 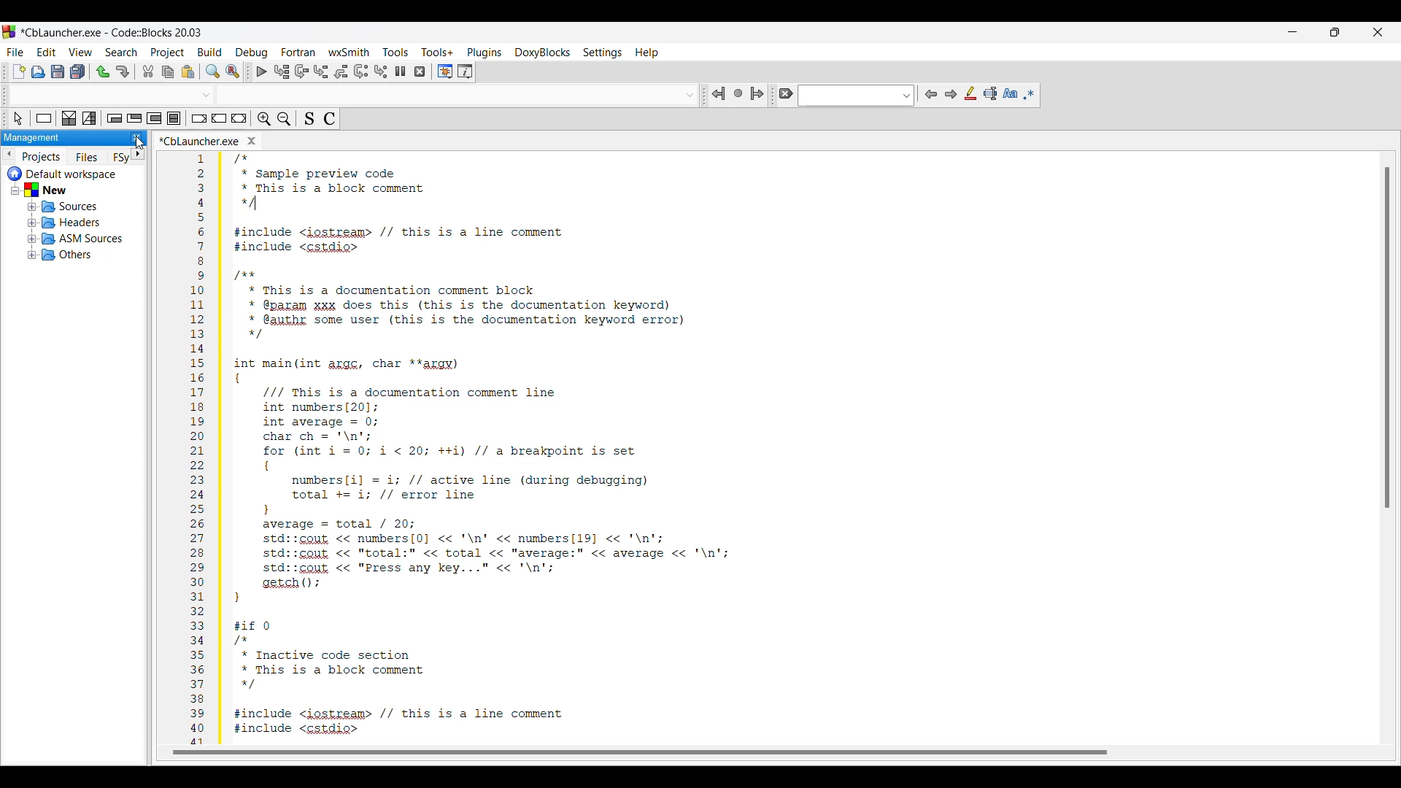 I want to click on Match case , so click(x=1011, y=93).